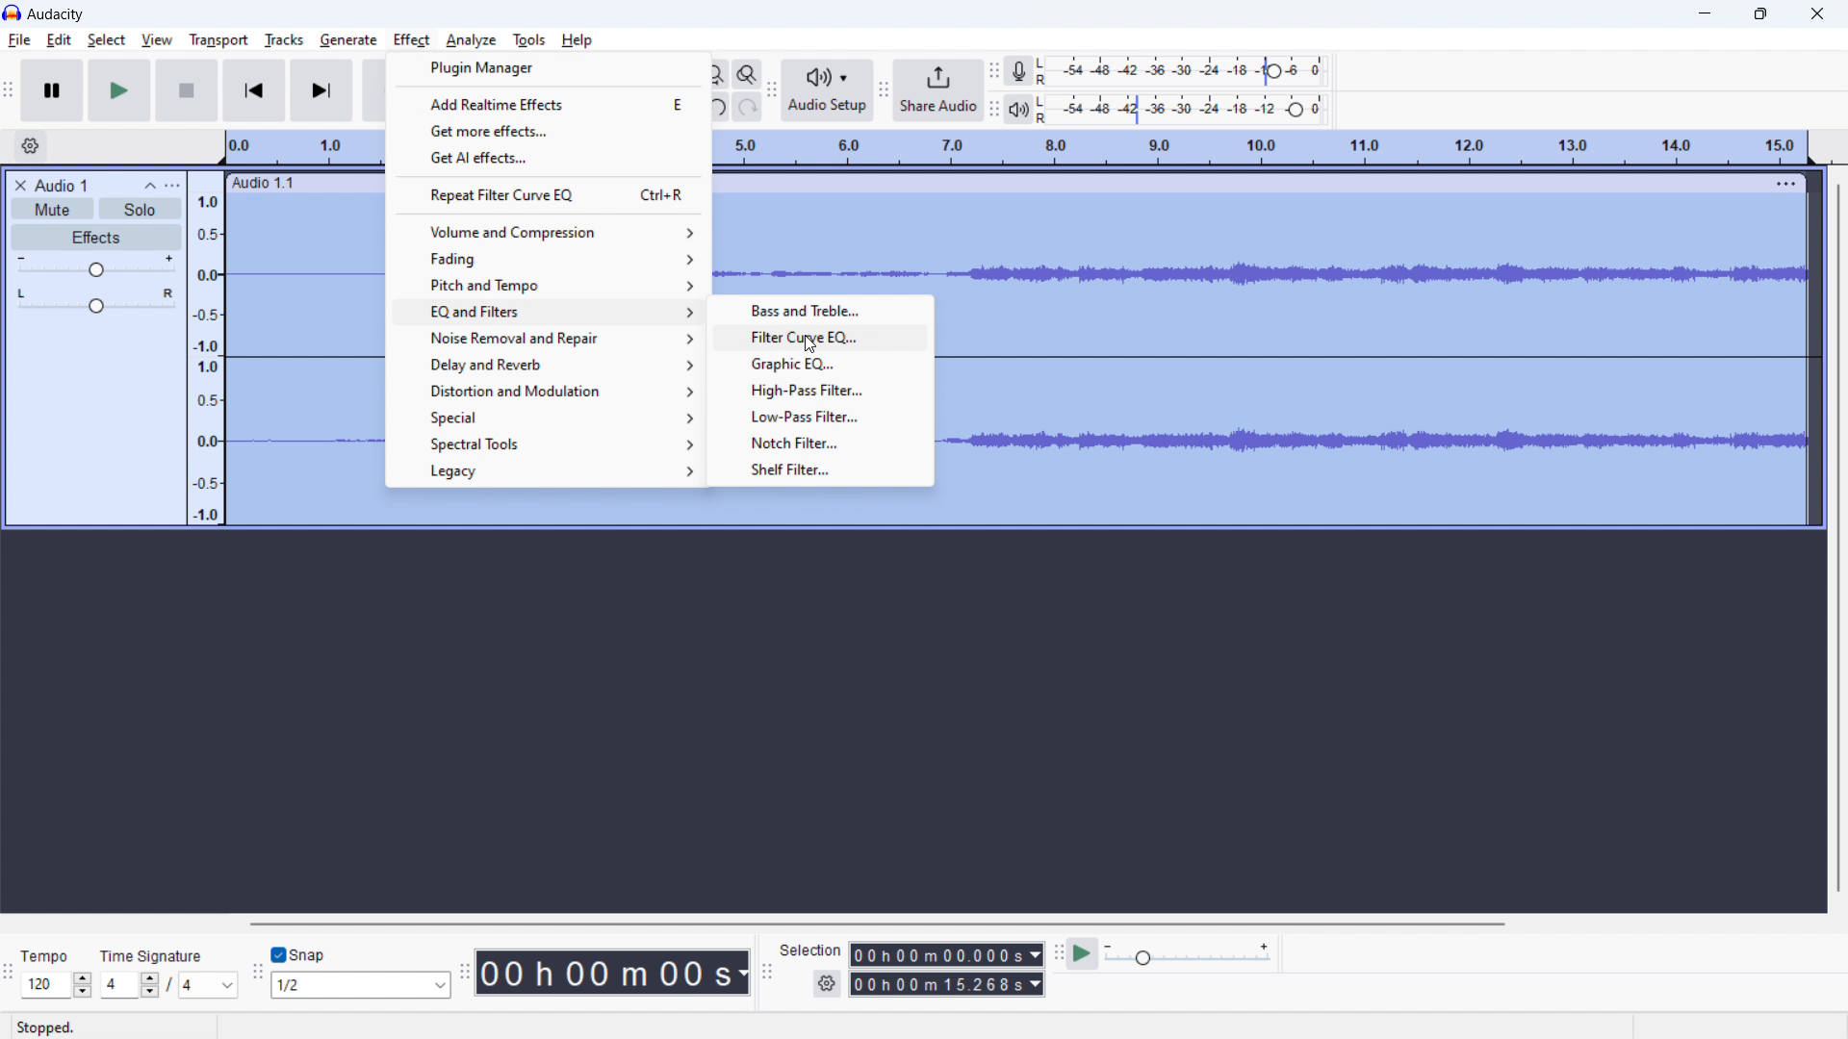 This screenshot has height=1039, width=1848. What do you see at coordinates (528, 40) in the screenshot?
I see `tools` at bounding box center [528, 40].